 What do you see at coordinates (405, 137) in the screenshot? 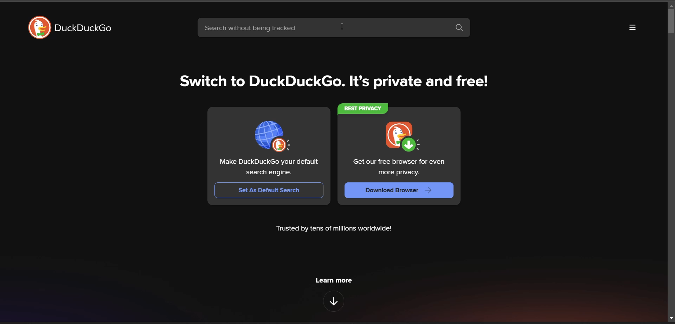
I see `icon` at bounding box center [405, 137].